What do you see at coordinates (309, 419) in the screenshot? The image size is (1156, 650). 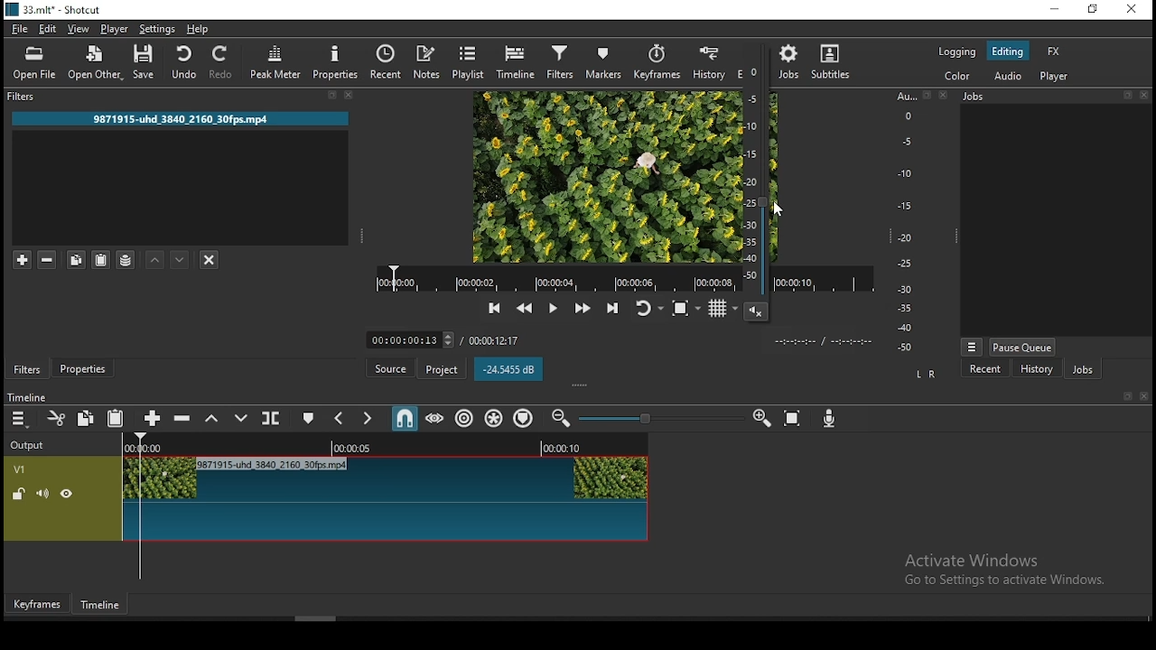 I see `create/edit marker` at bounding box center [309, 419].